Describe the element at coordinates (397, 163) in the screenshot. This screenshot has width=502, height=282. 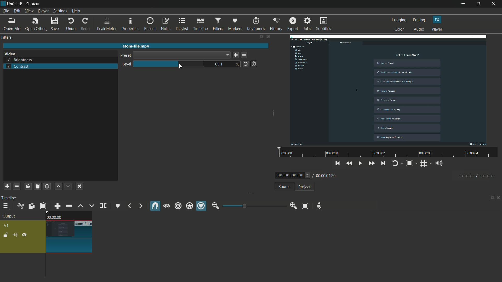
I see `toggle player logging` at that location.